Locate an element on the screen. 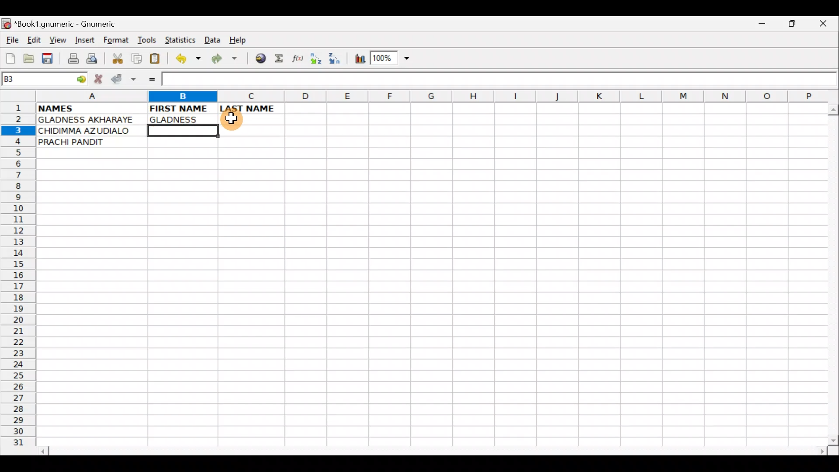 This screenshot has width=839, height=472. Format is located at coordinates (118, 41).